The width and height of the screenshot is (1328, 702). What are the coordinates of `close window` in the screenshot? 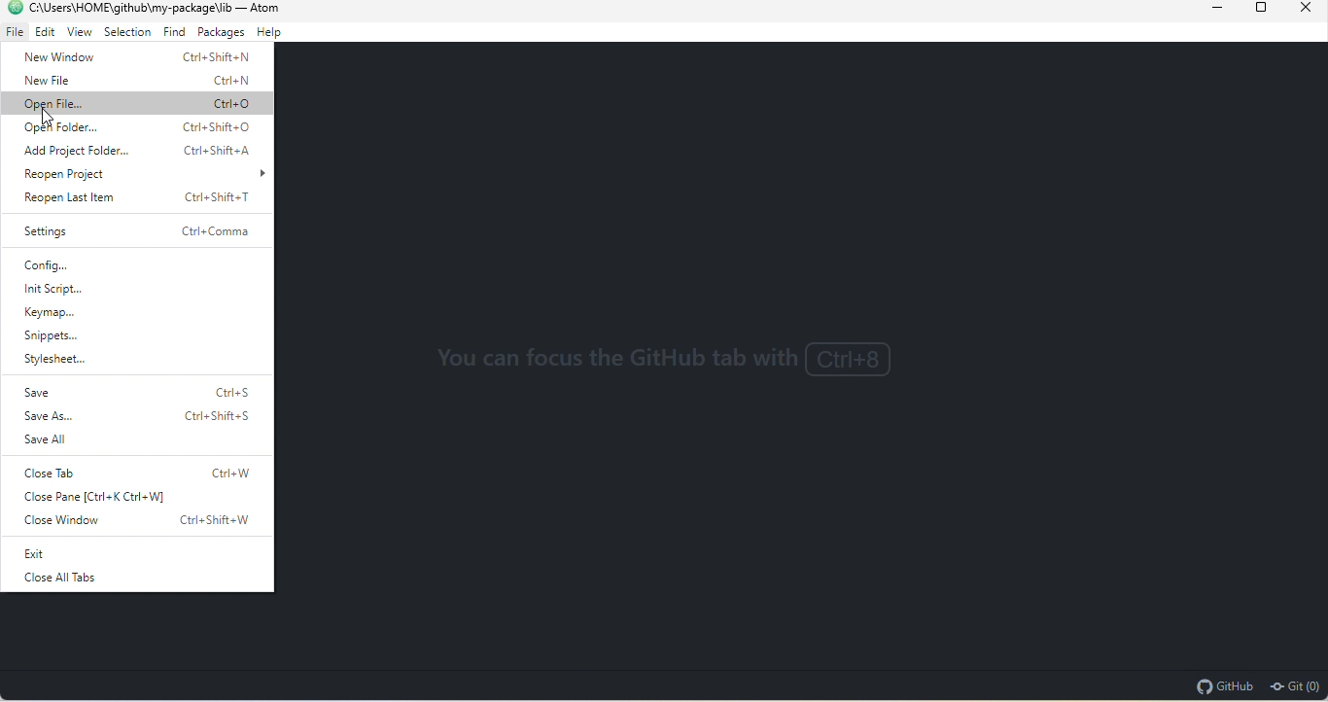 It's located at (142, 524).